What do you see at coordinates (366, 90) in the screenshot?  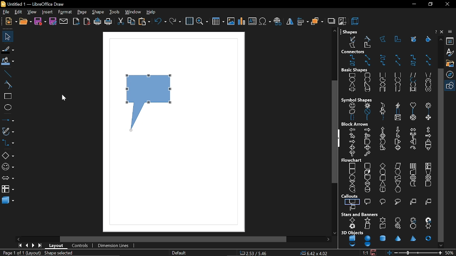 I see `cylinder` at bounding box center [366, 90].